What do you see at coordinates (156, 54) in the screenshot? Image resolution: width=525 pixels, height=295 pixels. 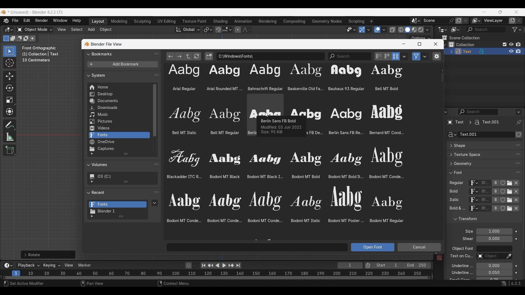 I see `Change order in list` at bounding box center [156, 54].